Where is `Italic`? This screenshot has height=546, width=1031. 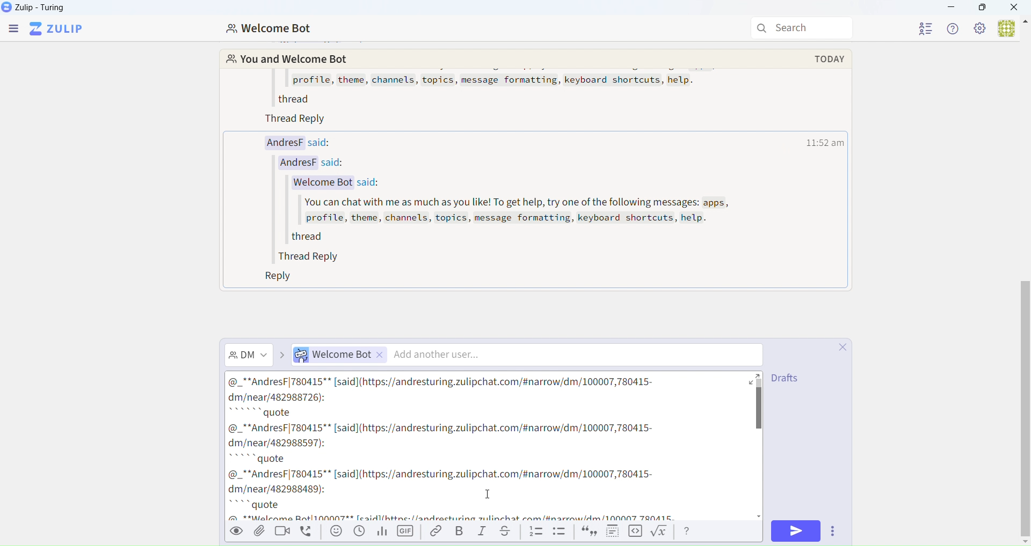
Italic is located at coordinates (483, 531).